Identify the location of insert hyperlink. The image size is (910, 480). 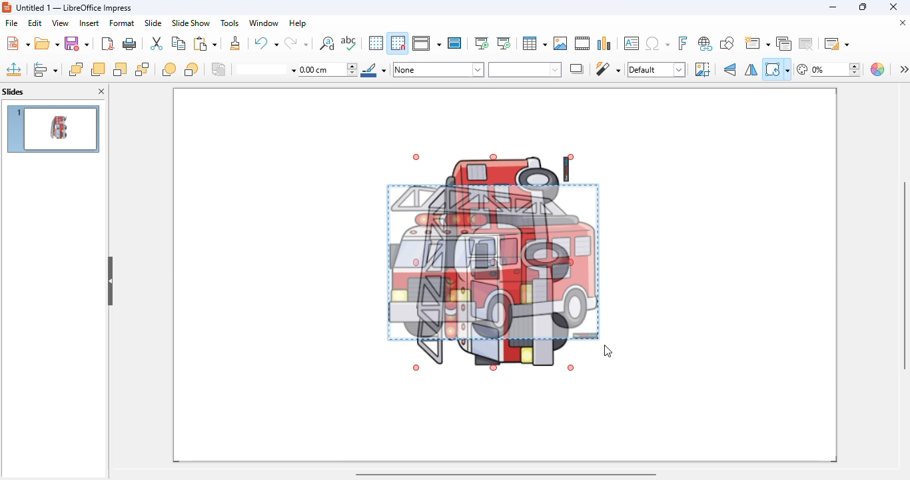
(705, 43).